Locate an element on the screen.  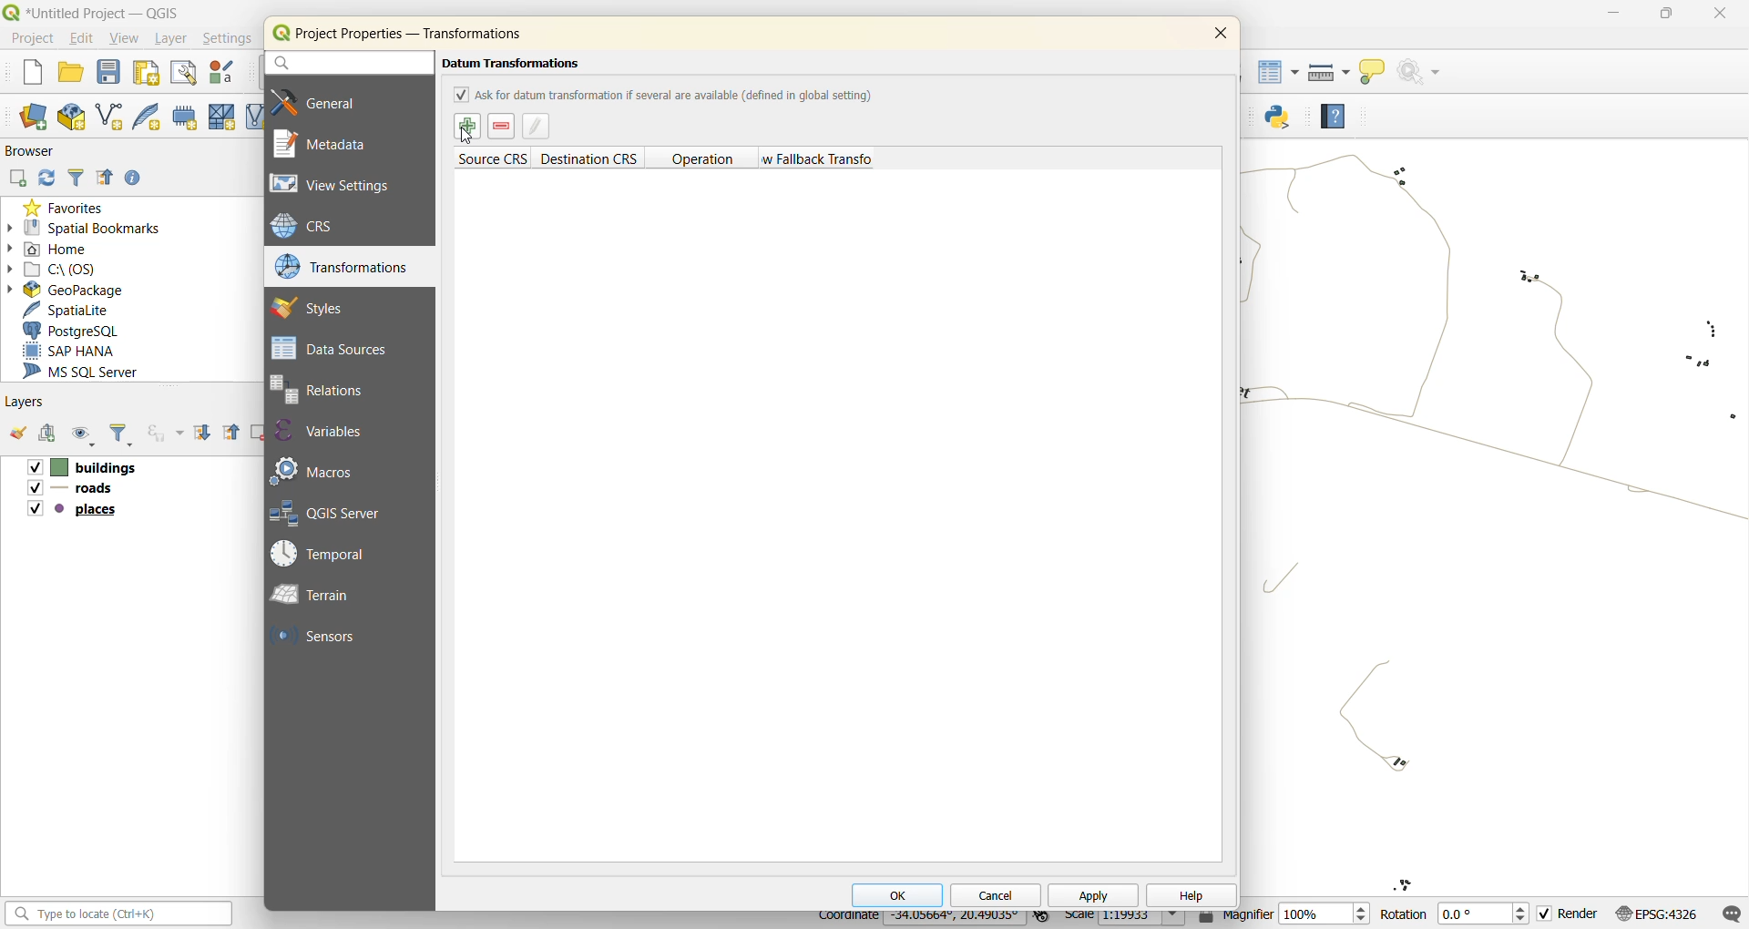
*Untitled Project — QGIS is located at coordinates (108, 13).